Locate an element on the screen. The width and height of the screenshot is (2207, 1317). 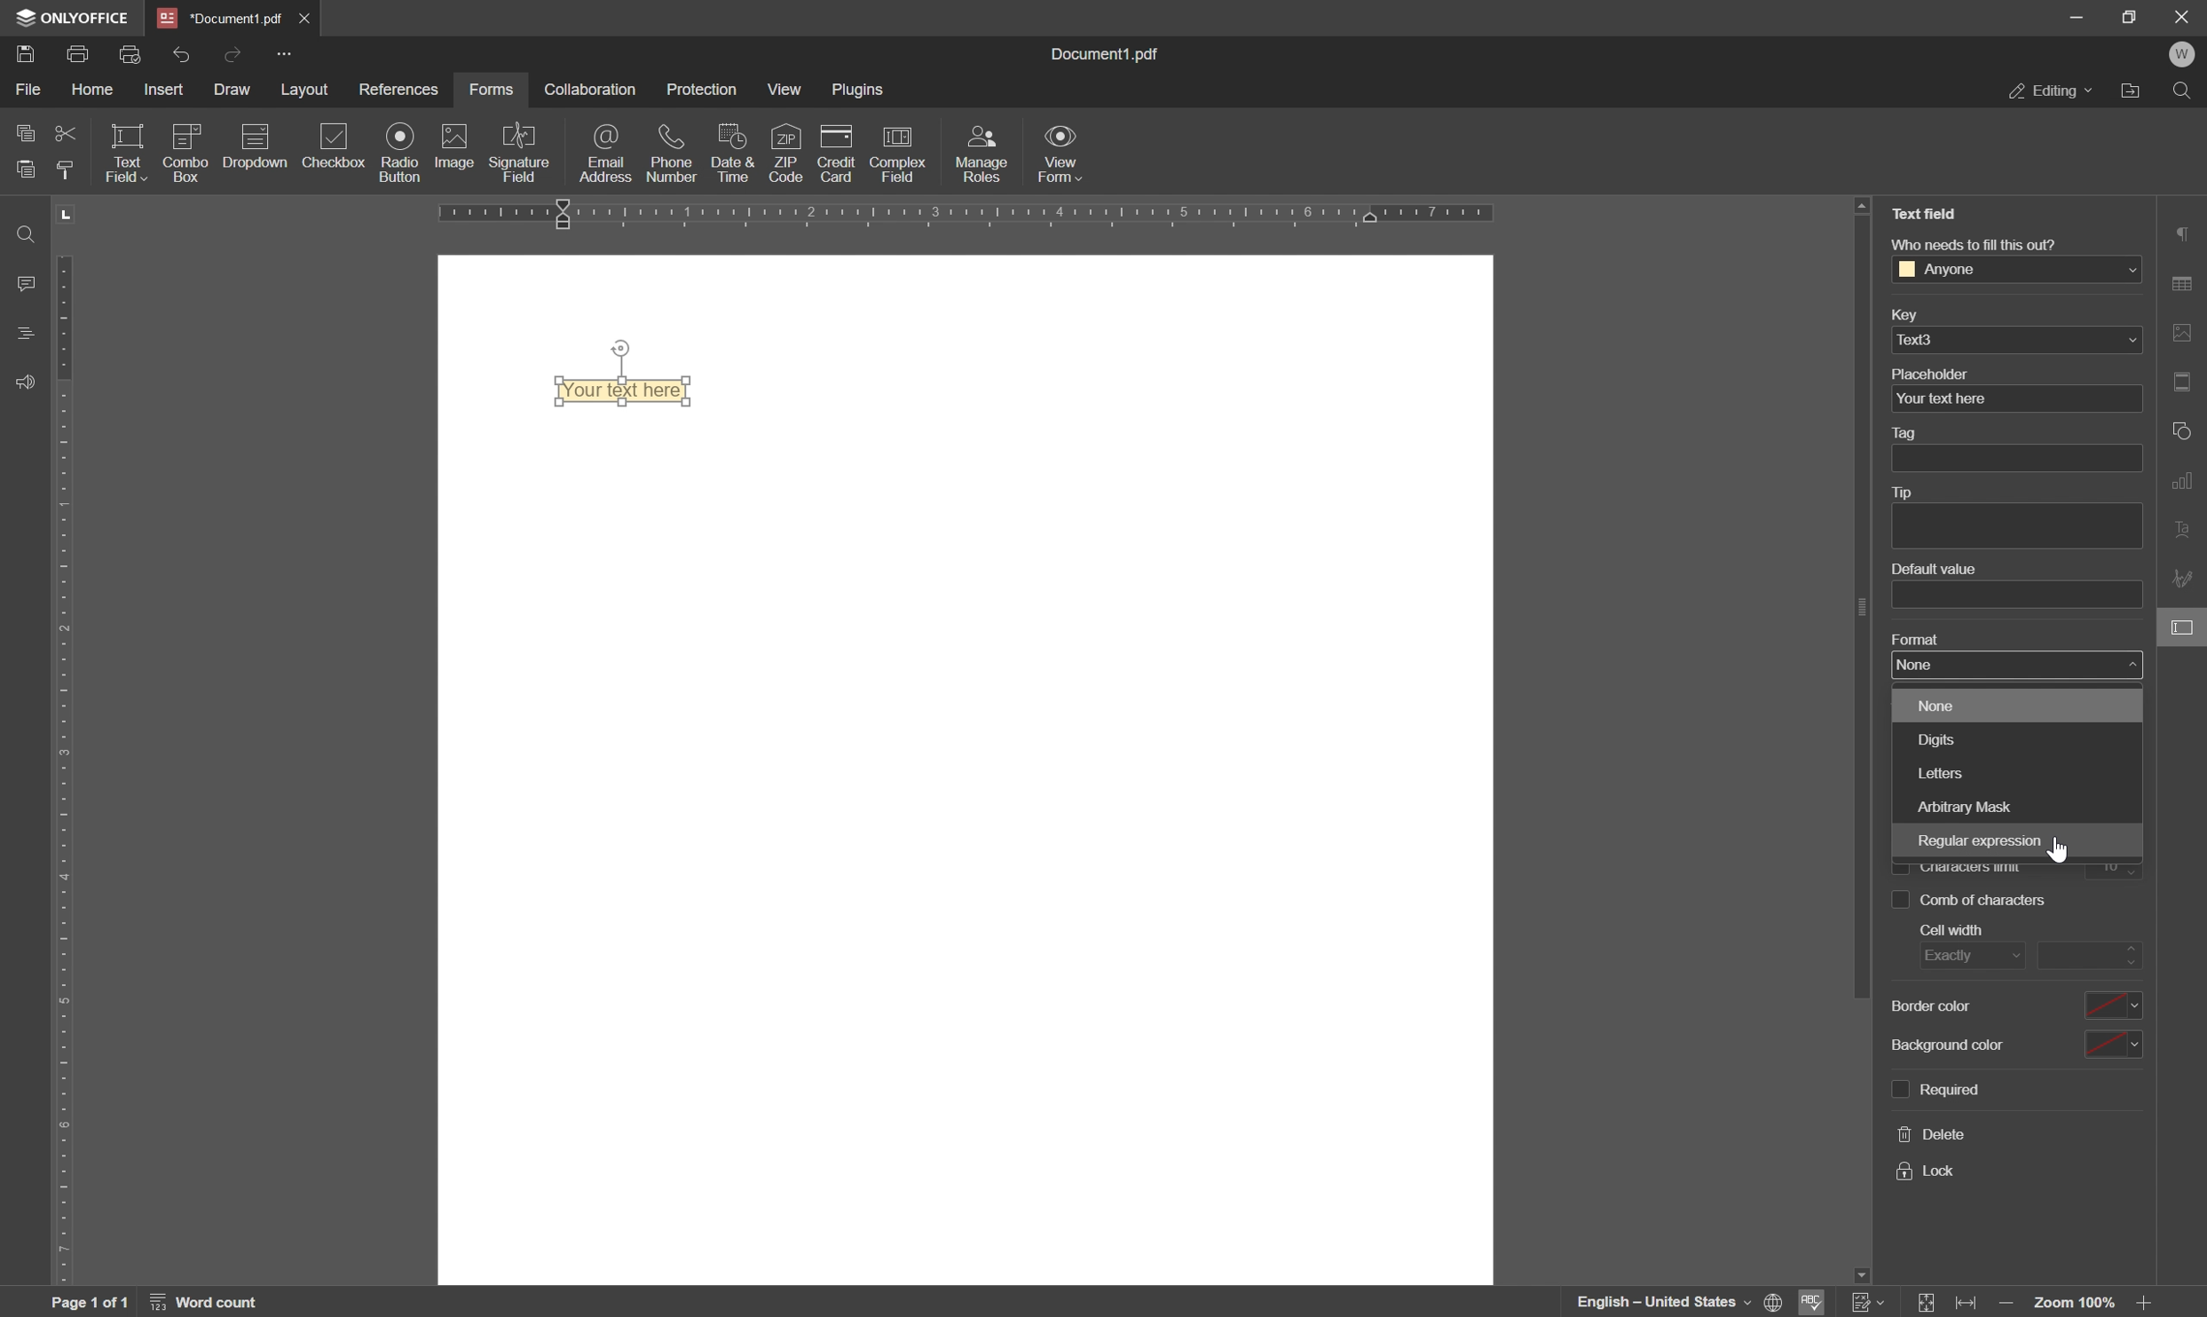
ruler is located at coordinates (1033, 217).